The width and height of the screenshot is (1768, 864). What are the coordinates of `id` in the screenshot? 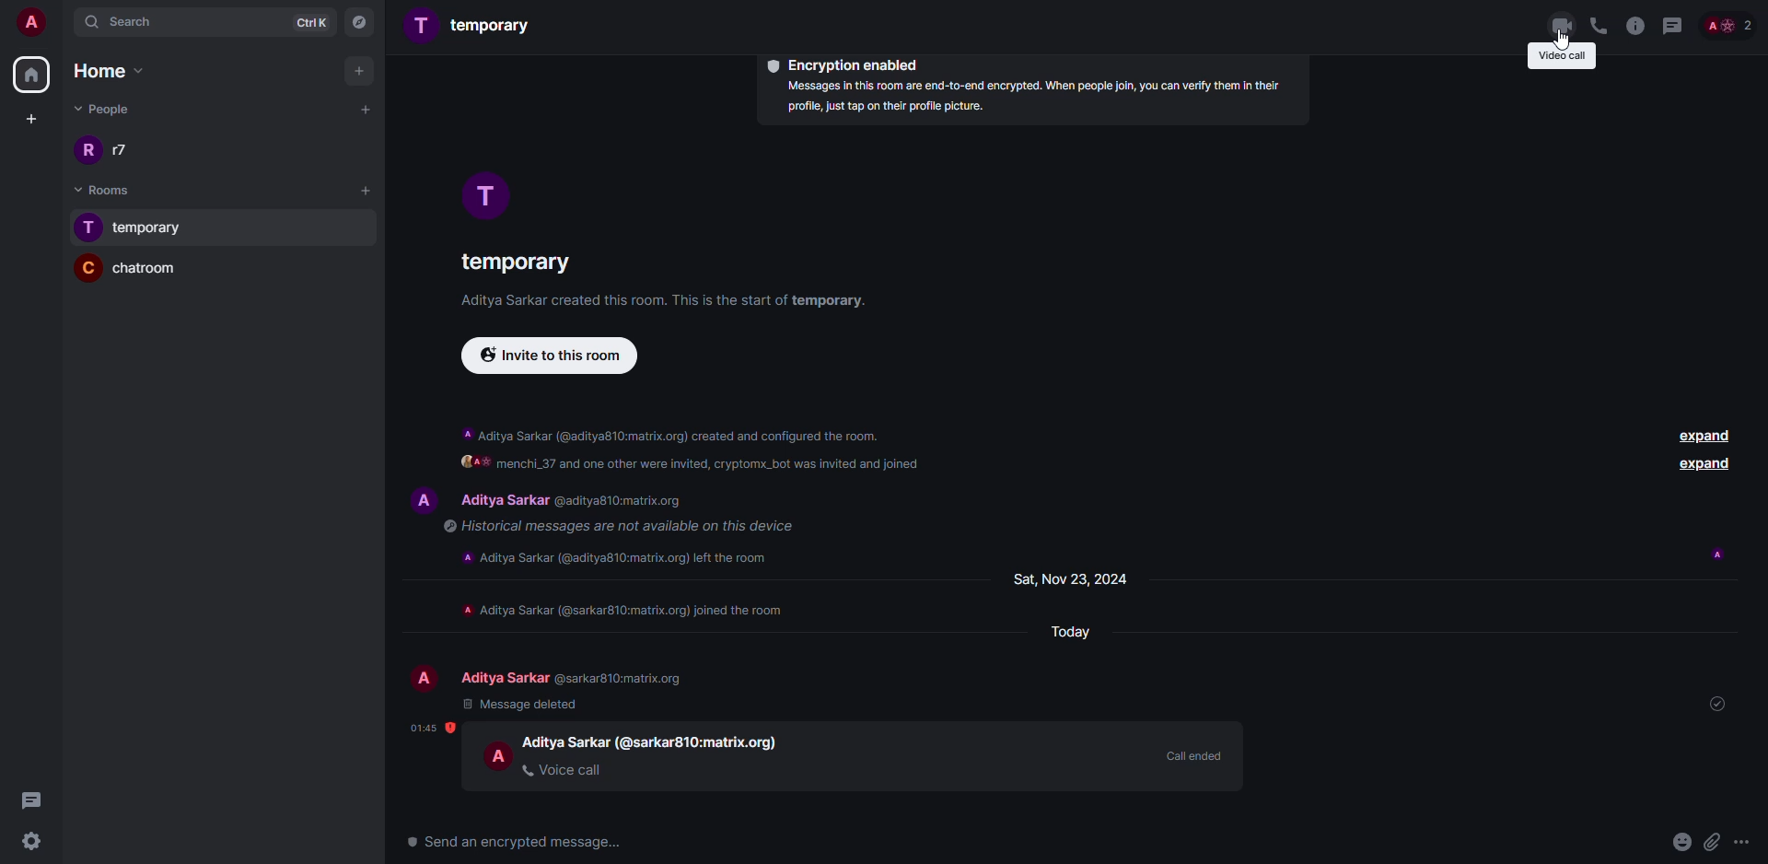 It's located at (704, 742).